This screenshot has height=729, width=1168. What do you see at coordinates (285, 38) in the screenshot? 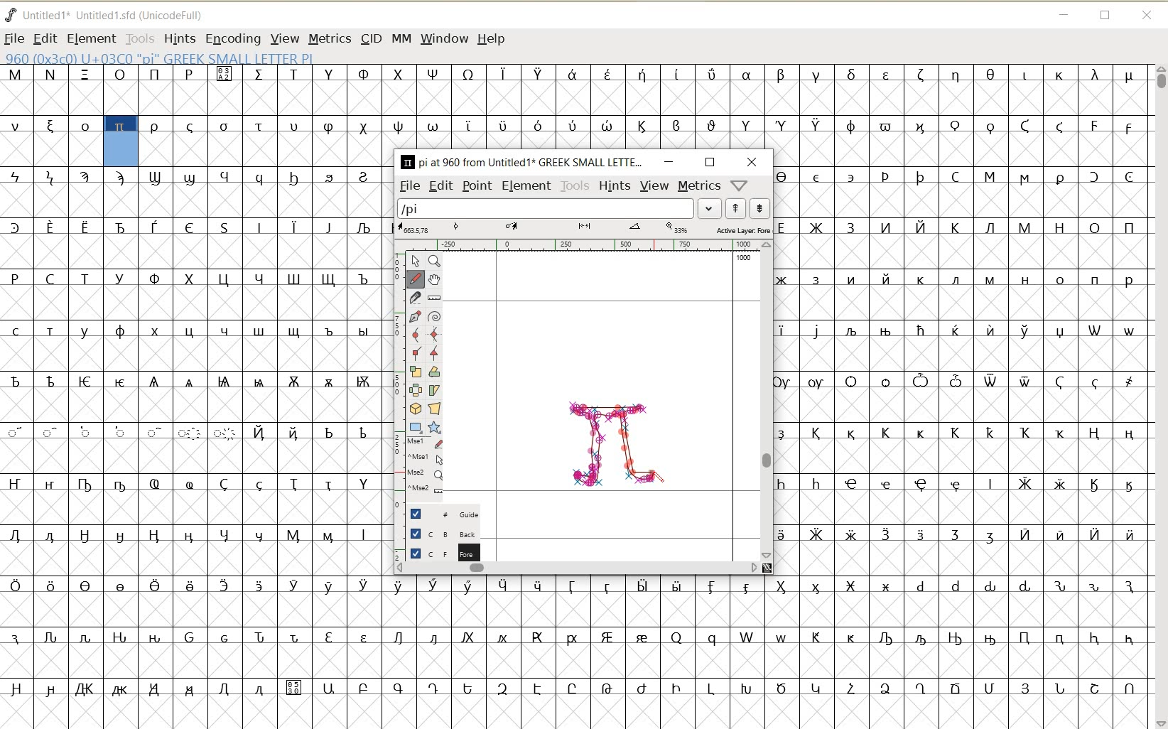
I see `VIEW` at bounding box center [285, 38].